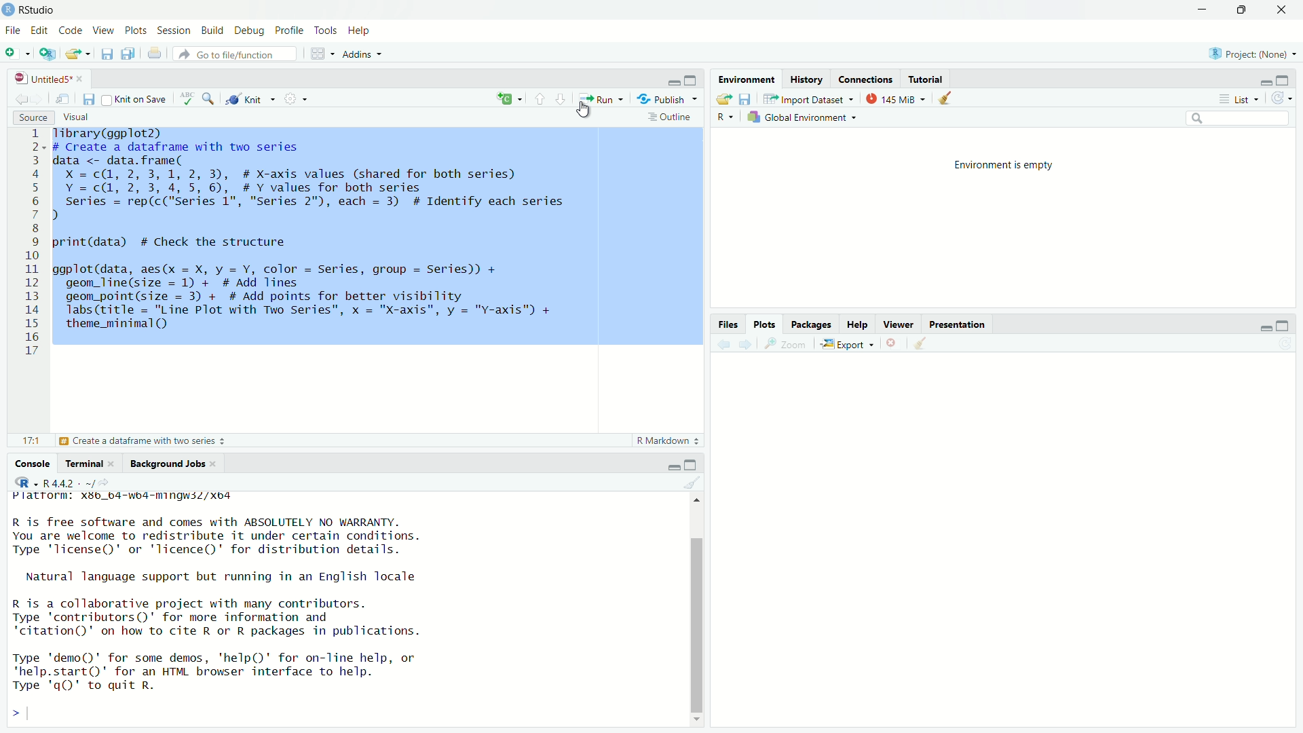 The width and height of the screenshot is (1303, 733). I want to click on Console, so click(33, 463).